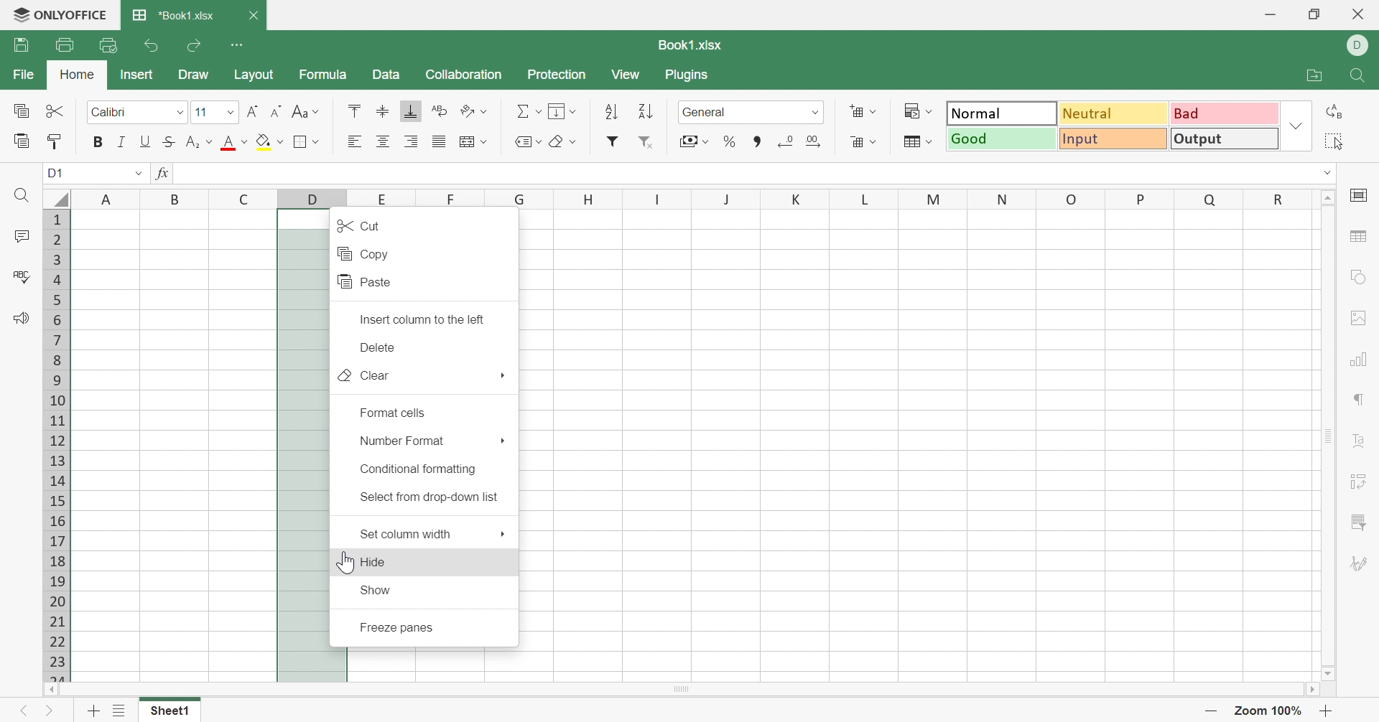  What do you see at coordinates (1225, 139) in the screenshot?
I see `Output` at bounding box center [1225, 139].